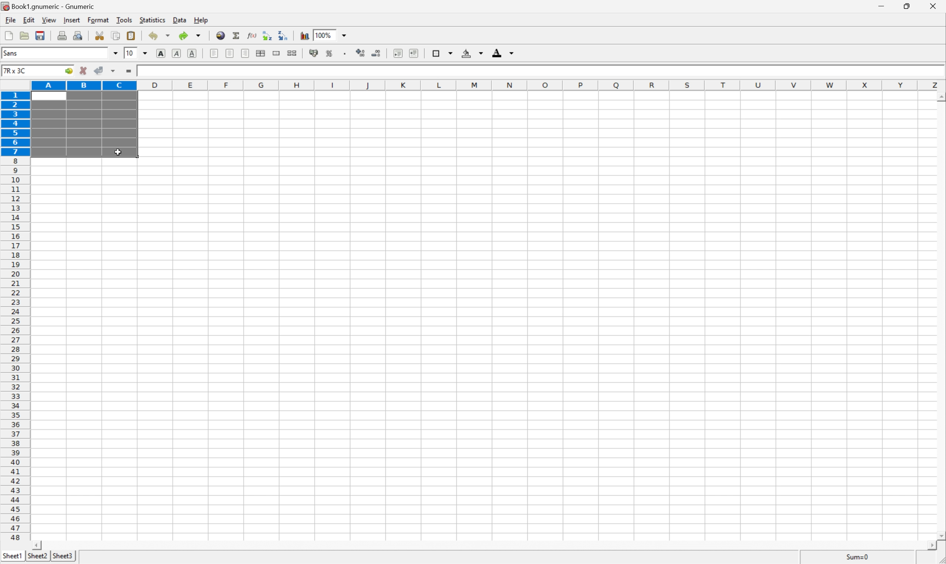 The width and height of the screenshot is (946, 564). Describe the element at coordinates (860, 557) in the screenshot. I see `sum=0` at that location.